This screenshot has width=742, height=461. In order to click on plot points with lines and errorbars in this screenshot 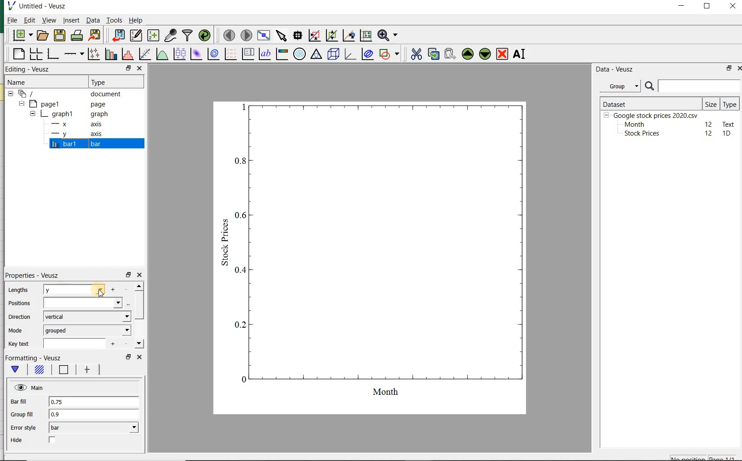, I will do `click(92, 55)`.